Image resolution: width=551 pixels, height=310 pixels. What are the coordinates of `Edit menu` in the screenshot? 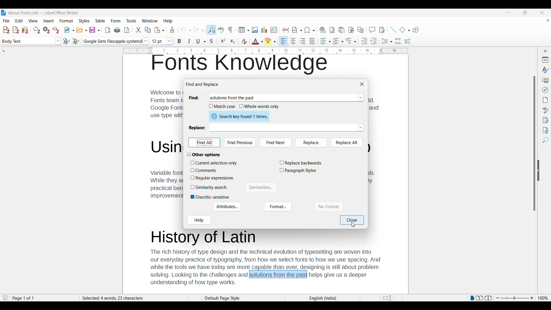 It's located at (19, 21).